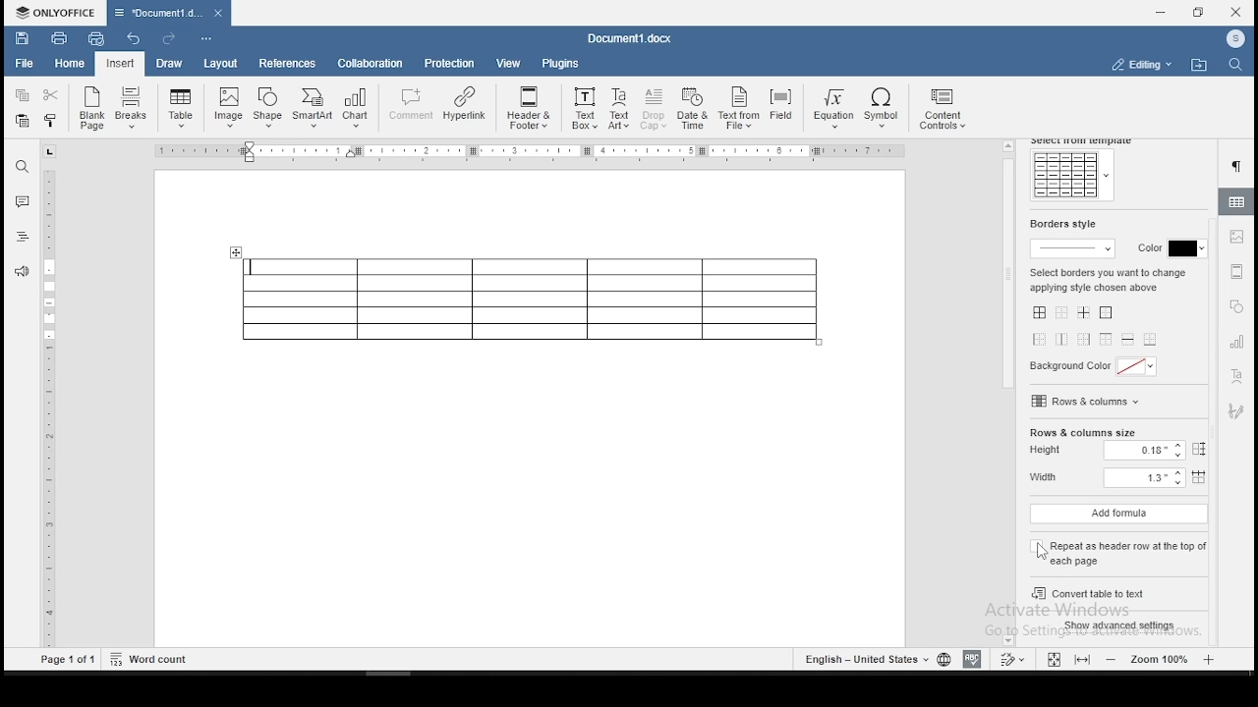 The height and width of the screenshot is (707, 1258). I want to click on outer top border only, so click(1105, 341).